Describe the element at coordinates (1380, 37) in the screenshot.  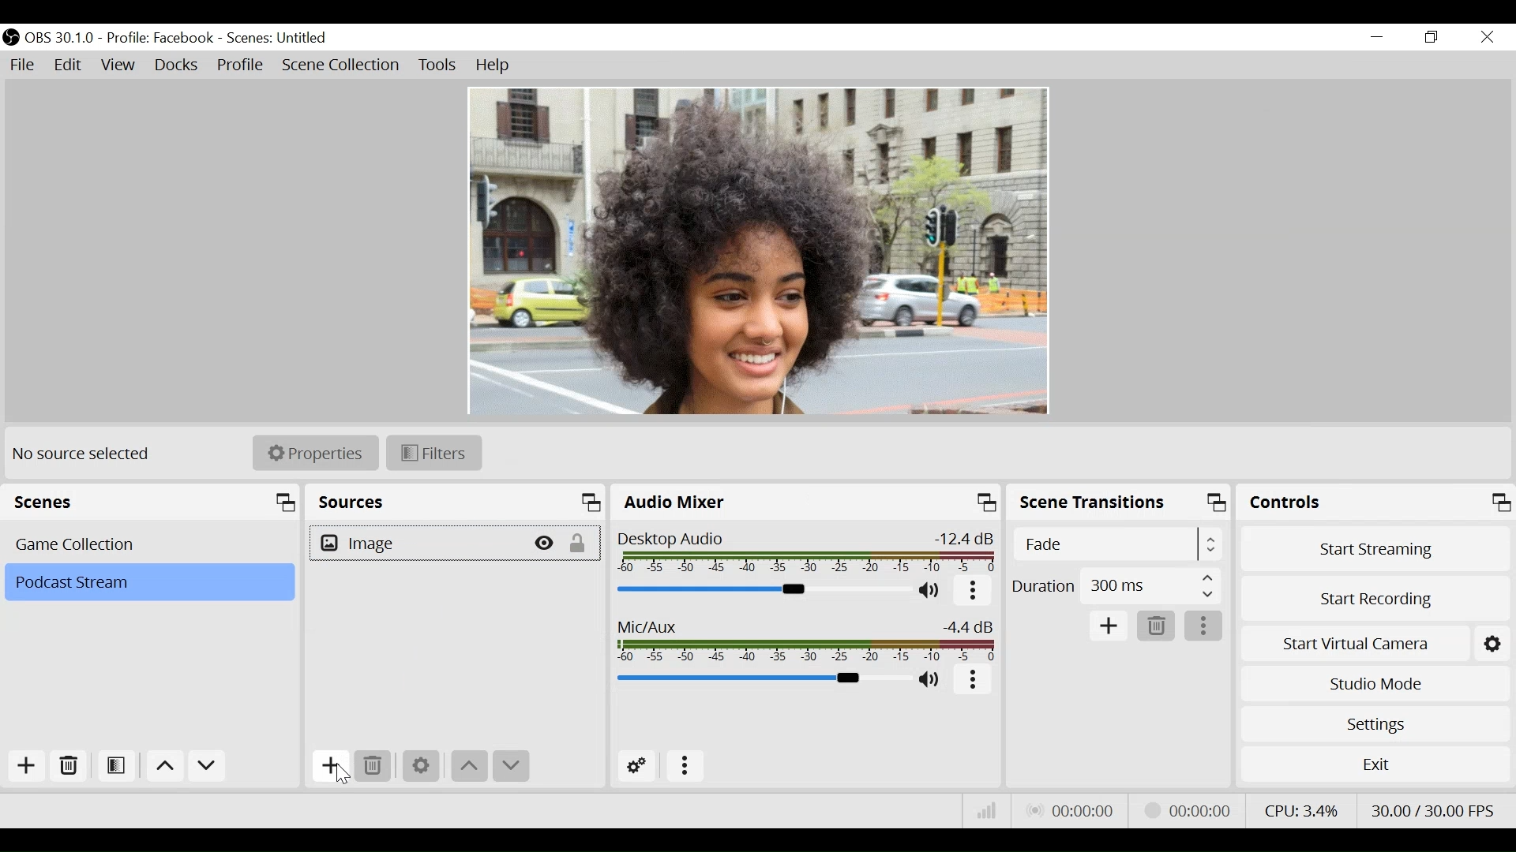
I see `minimize` at that location.